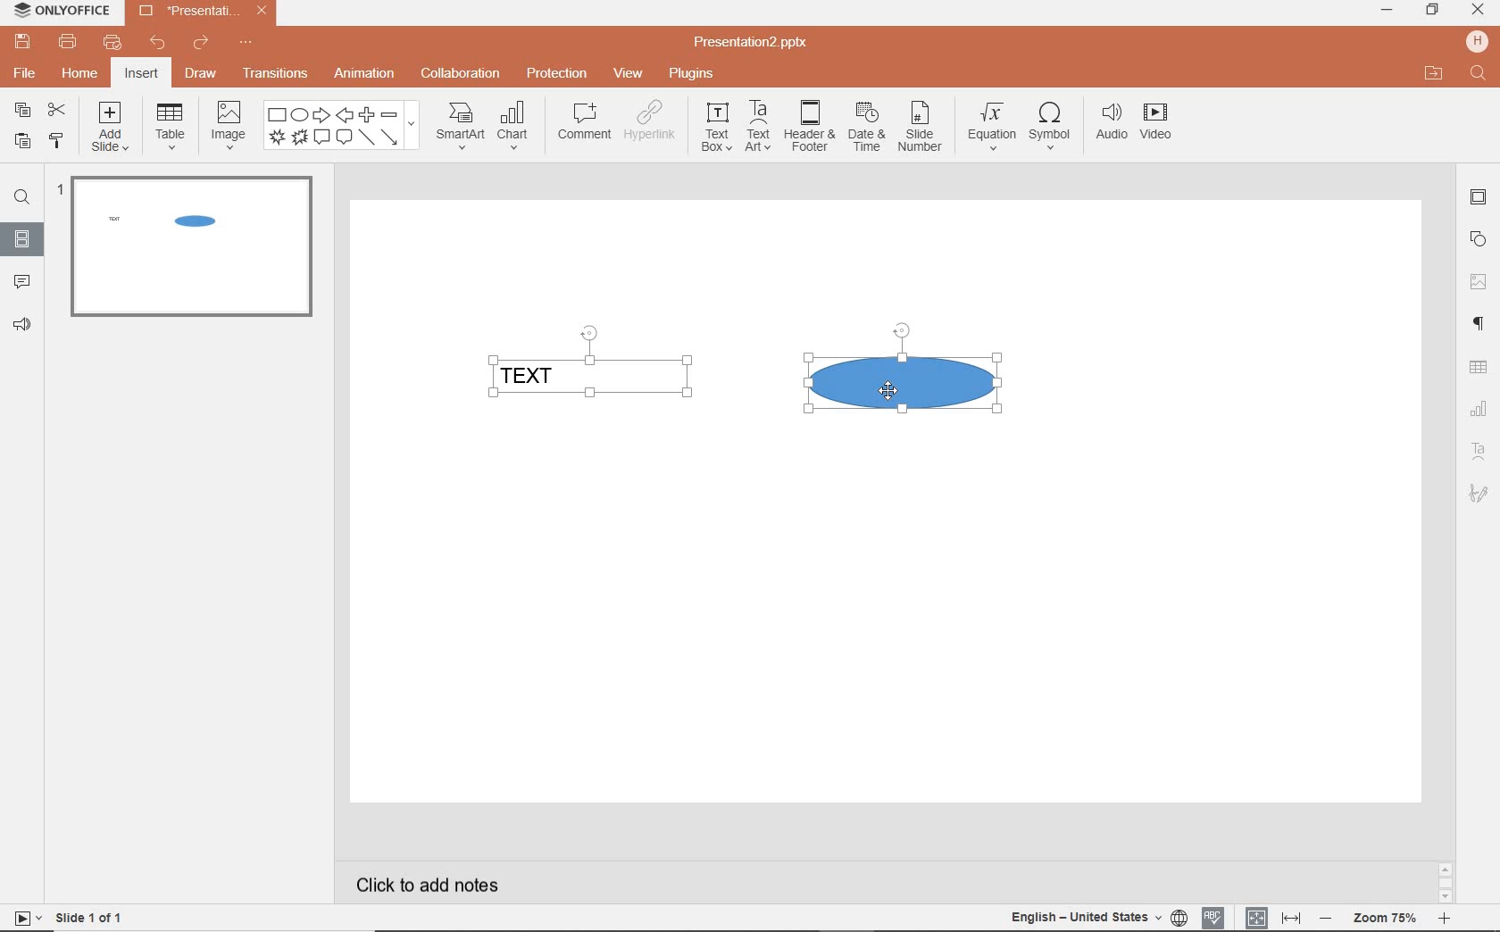  I want to click on chart, so click(517, 124).